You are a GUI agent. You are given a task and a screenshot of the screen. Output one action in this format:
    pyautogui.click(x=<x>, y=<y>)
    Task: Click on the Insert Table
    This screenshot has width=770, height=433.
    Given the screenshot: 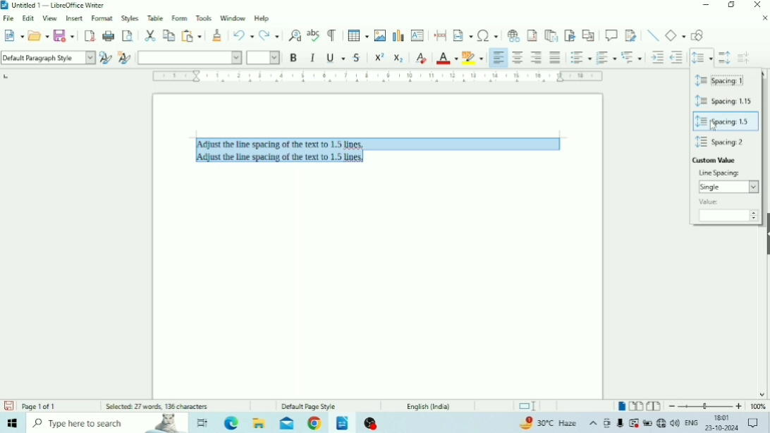 What is the action you would take?
    pyautogui.click(x=358, y=35)
    